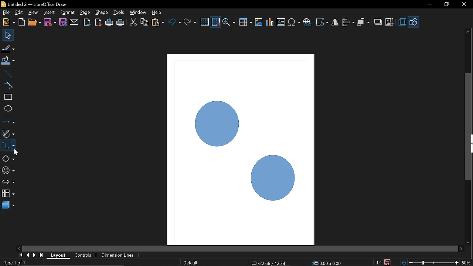 This screenshot has width=473, height=266. What do you see at coordinates (446, 5) in the screenshot?
I see `Restore down` at bounding box center [446, 5].